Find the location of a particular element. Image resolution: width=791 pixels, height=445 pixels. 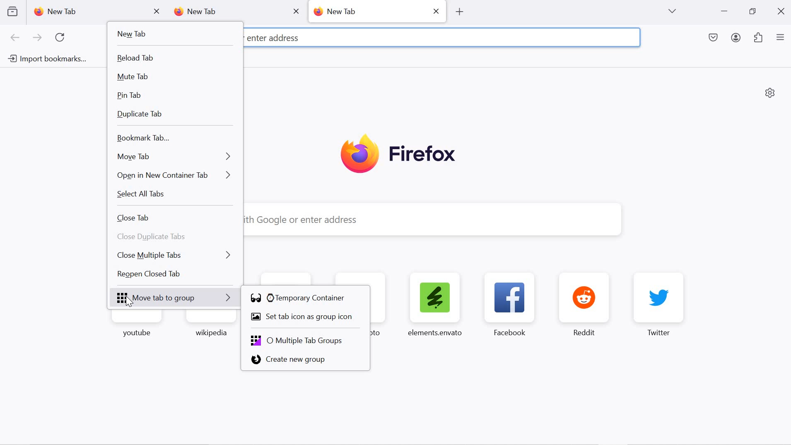

minimize is located at coordinates (724, 12).